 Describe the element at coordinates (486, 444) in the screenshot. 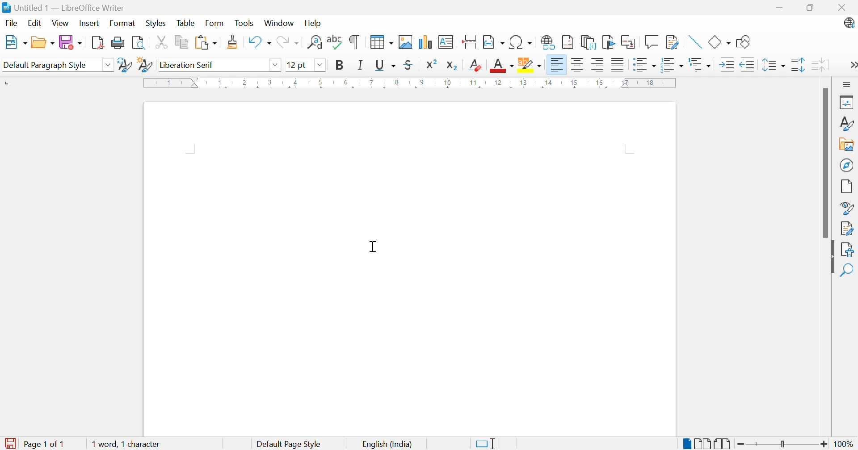

I see `Standard selection. Click to change selection mode.` at that location.